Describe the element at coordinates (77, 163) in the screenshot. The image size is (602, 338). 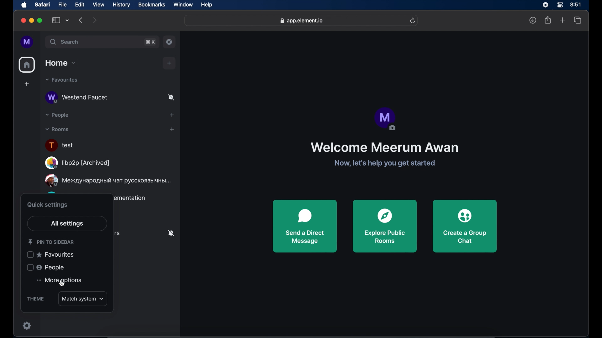
I see `libp2p [Archived]` at that location.